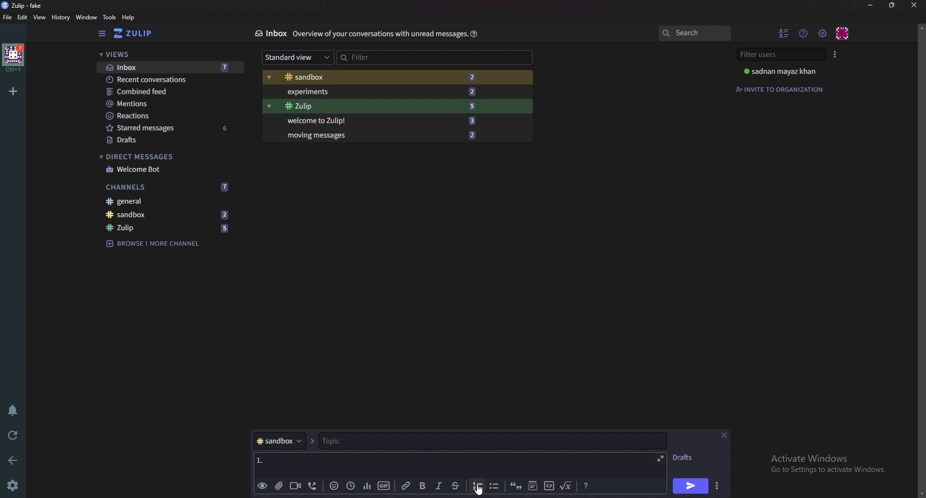 The image size is (926, 498). I want to click on View, so click(40, 18).